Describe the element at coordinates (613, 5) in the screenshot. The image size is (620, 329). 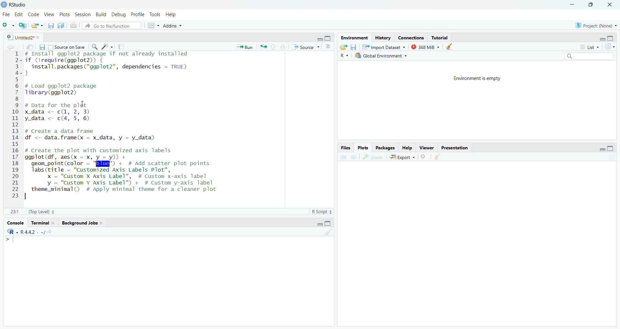
I see `close` at that location.